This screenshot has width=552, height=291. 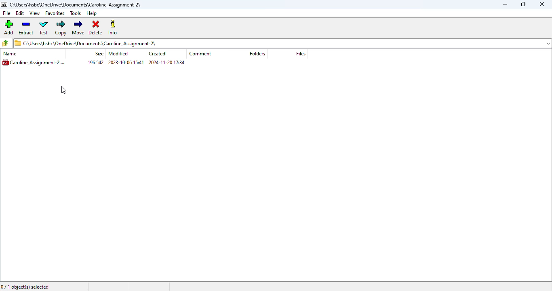 What do you see at coordinates (79, 28) in the screenshot?
I see `move` at bounding box center [79, 28].